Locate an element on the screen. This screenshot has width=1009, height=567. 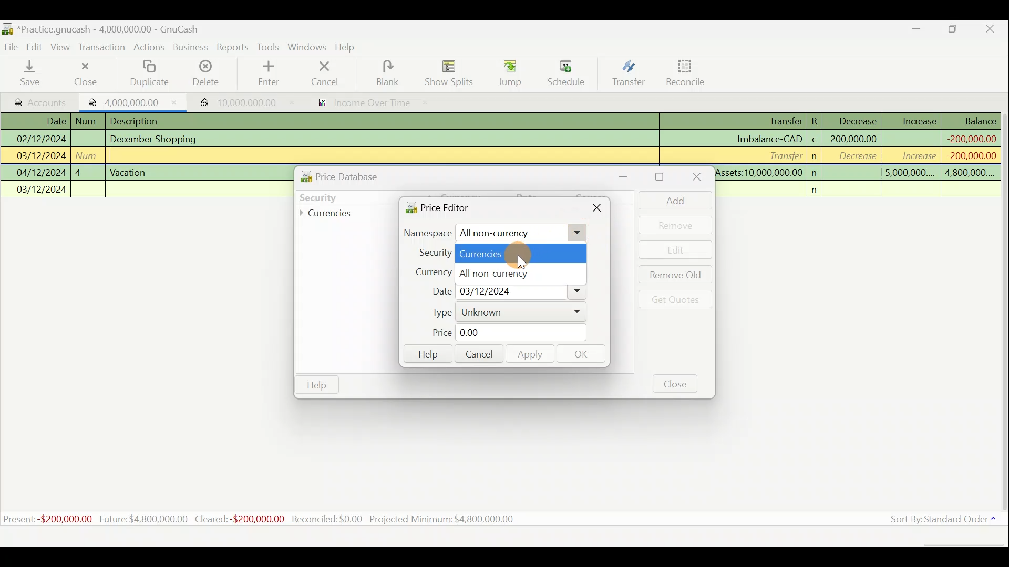
c is located at coordinates (815, 141).